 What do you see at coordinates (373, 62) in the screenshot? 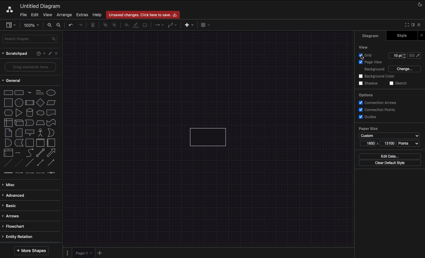
I see `Page view` at bounding box center [373, 62].